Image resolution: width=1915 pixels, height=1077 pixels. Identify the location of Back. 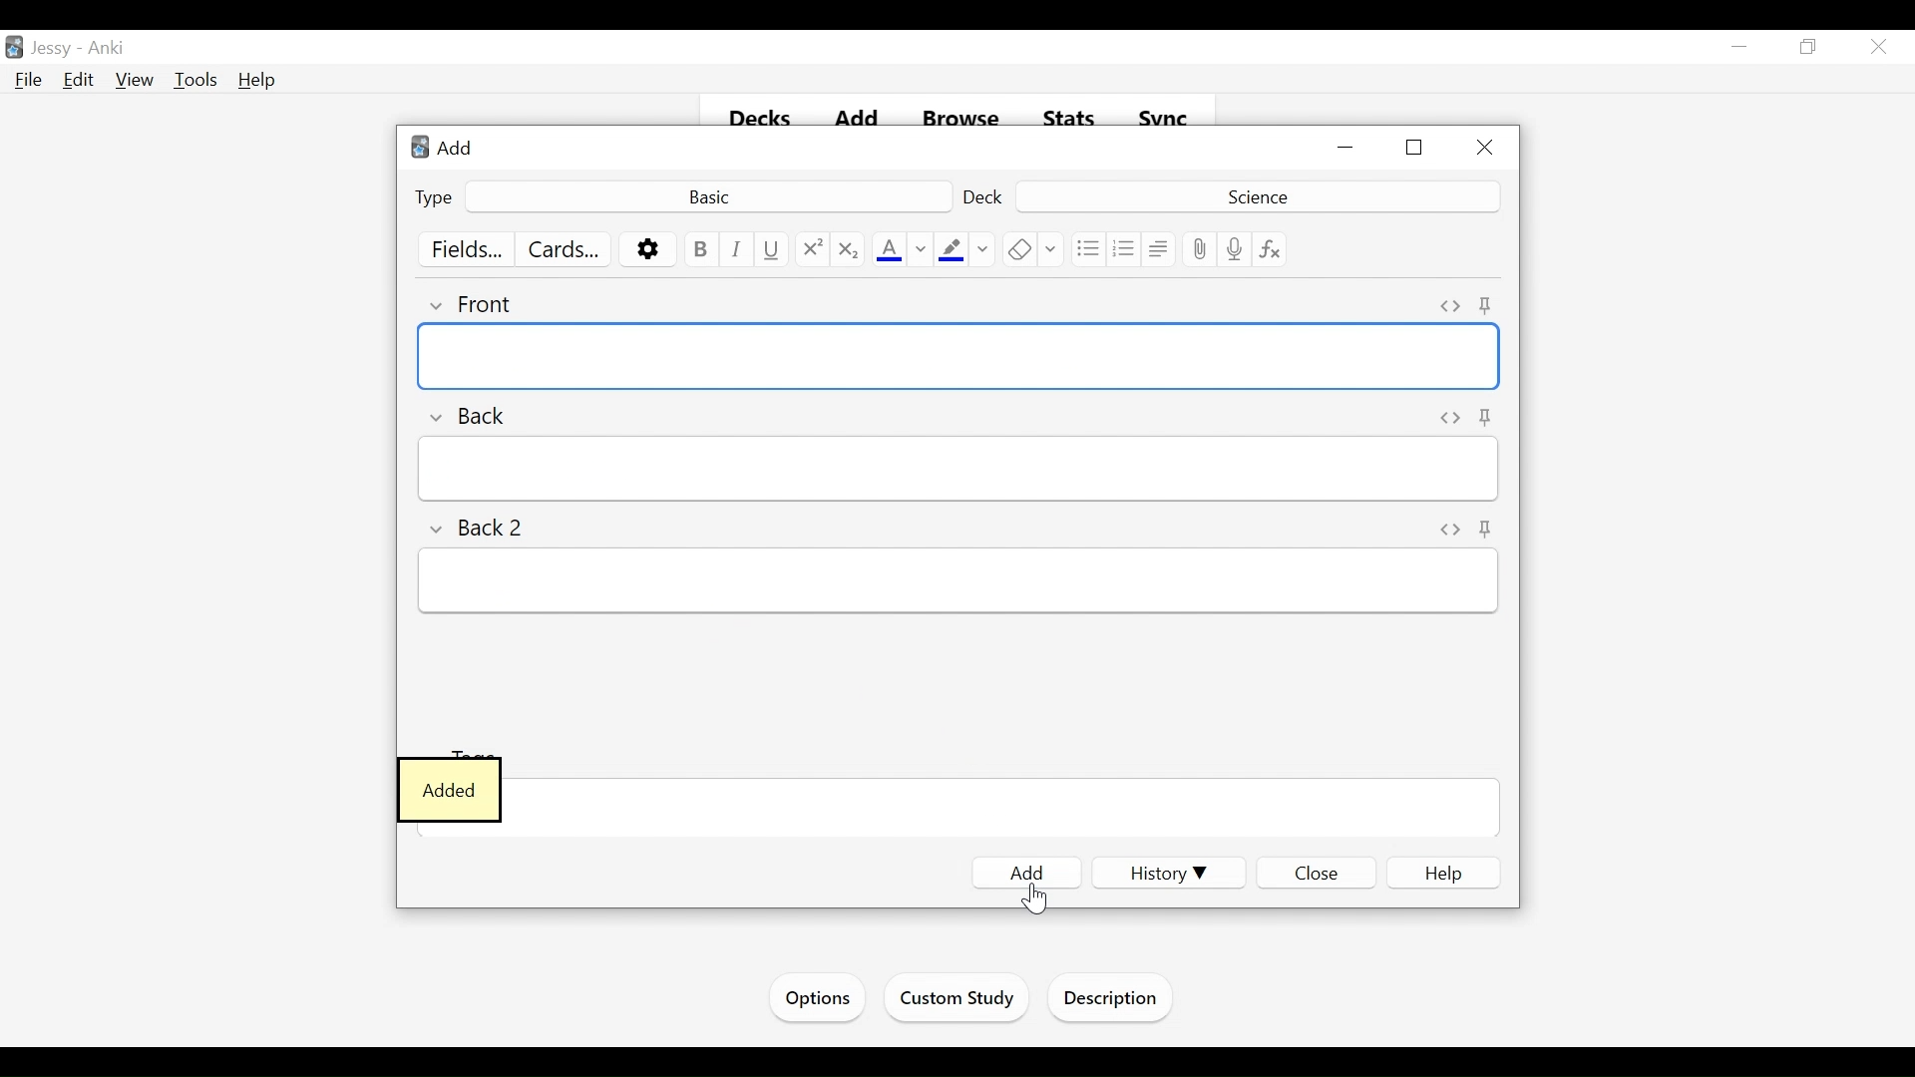
(477, 414).